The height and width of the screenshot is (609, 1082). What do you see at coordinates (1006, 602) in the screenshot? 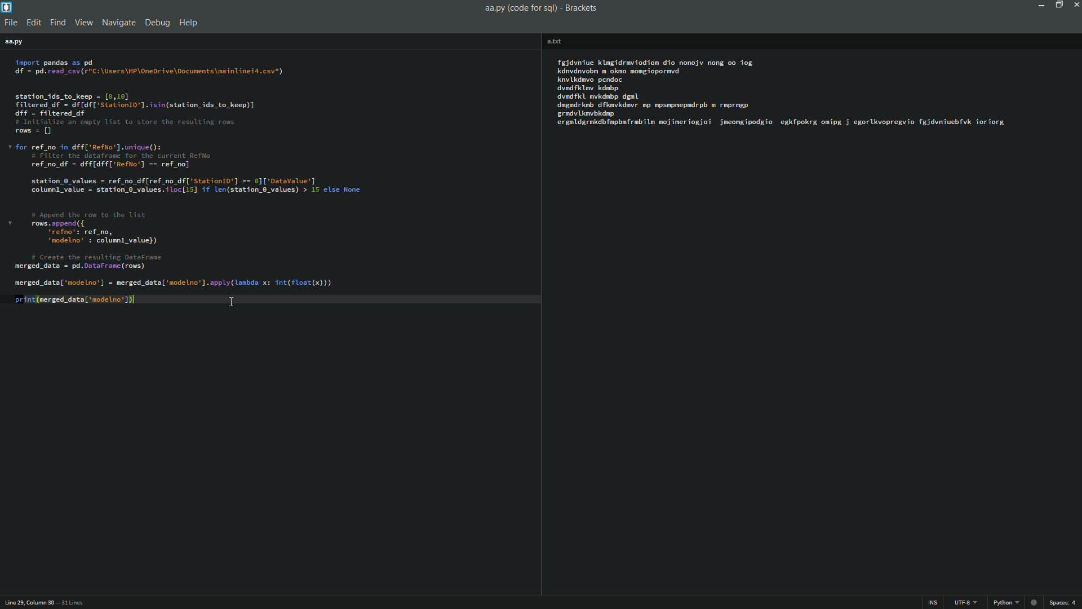
I see `python` at bounding box center [1006, 602].